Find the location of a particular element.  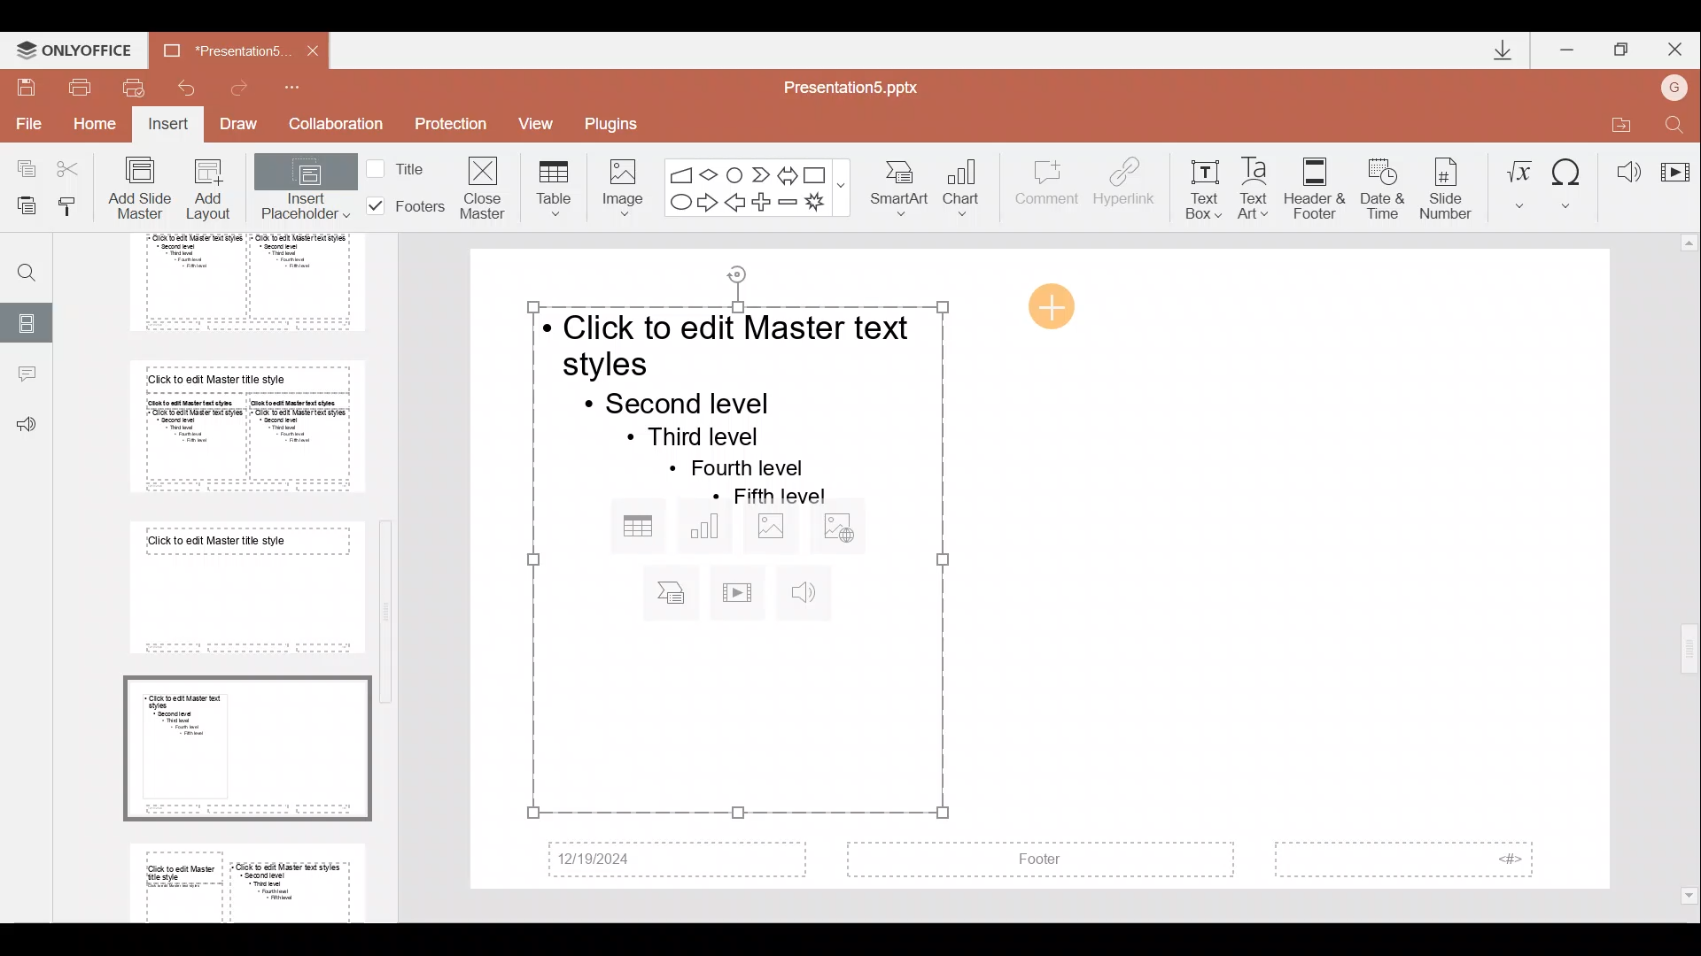

Footers is located at coordinates (403, 206).